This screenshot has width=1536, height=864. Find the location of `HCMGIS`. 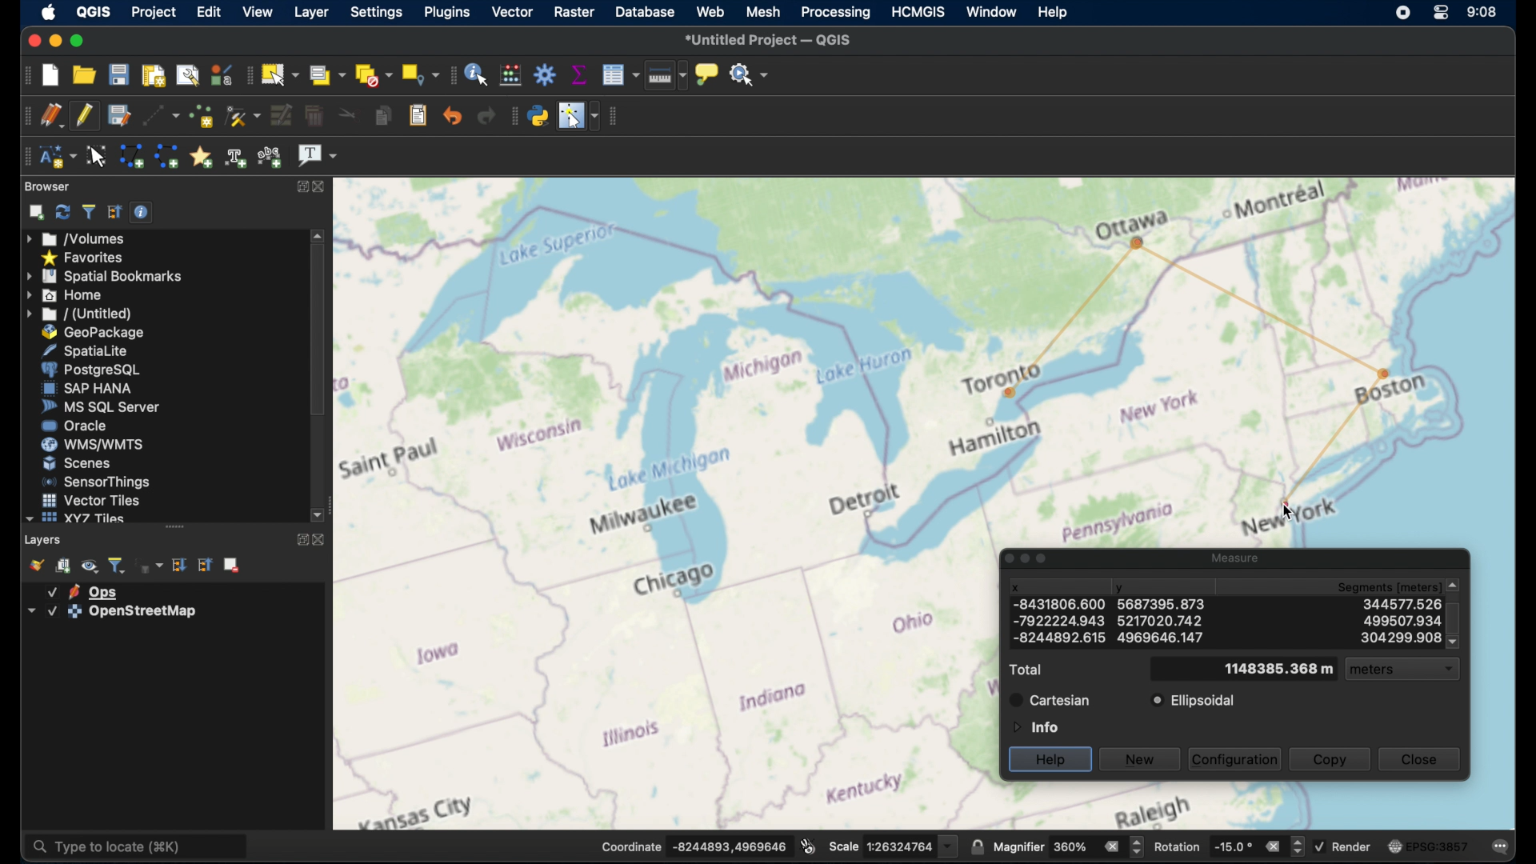

HCMGIS is located at coordinates (921, 11).